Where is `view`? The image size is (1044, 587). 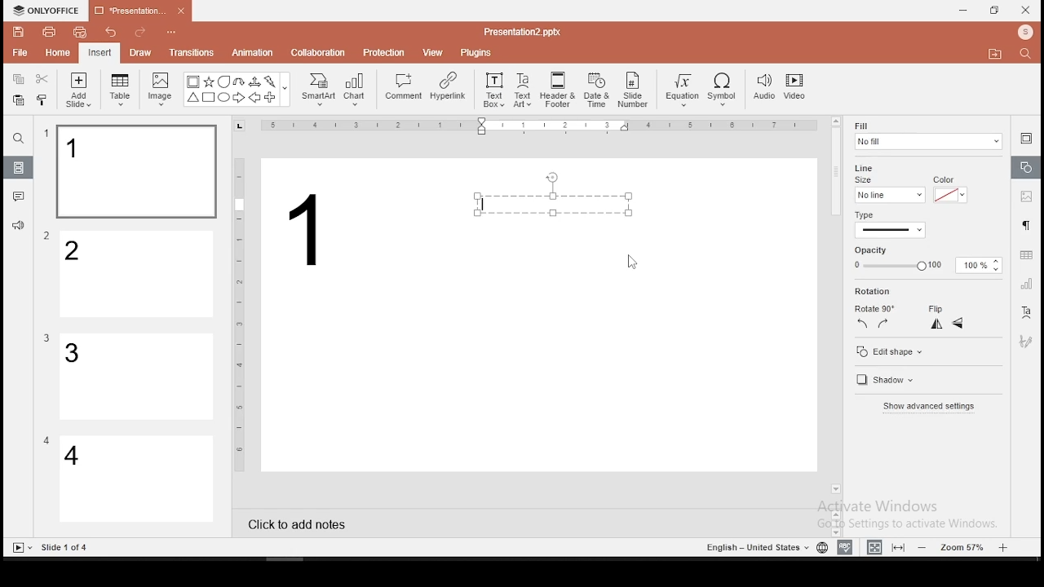
view is located at coordinates (434, 51).